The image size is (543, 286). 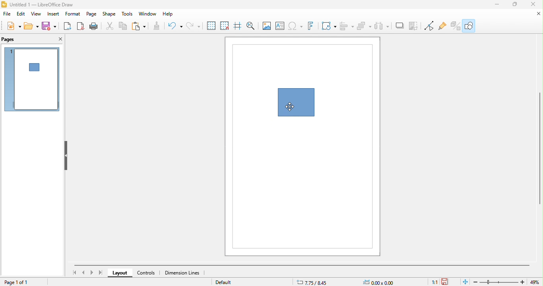 What do you see at coordinates (92, 272) in the screenshot?
I see `next page` at bounding box center [92, 272].